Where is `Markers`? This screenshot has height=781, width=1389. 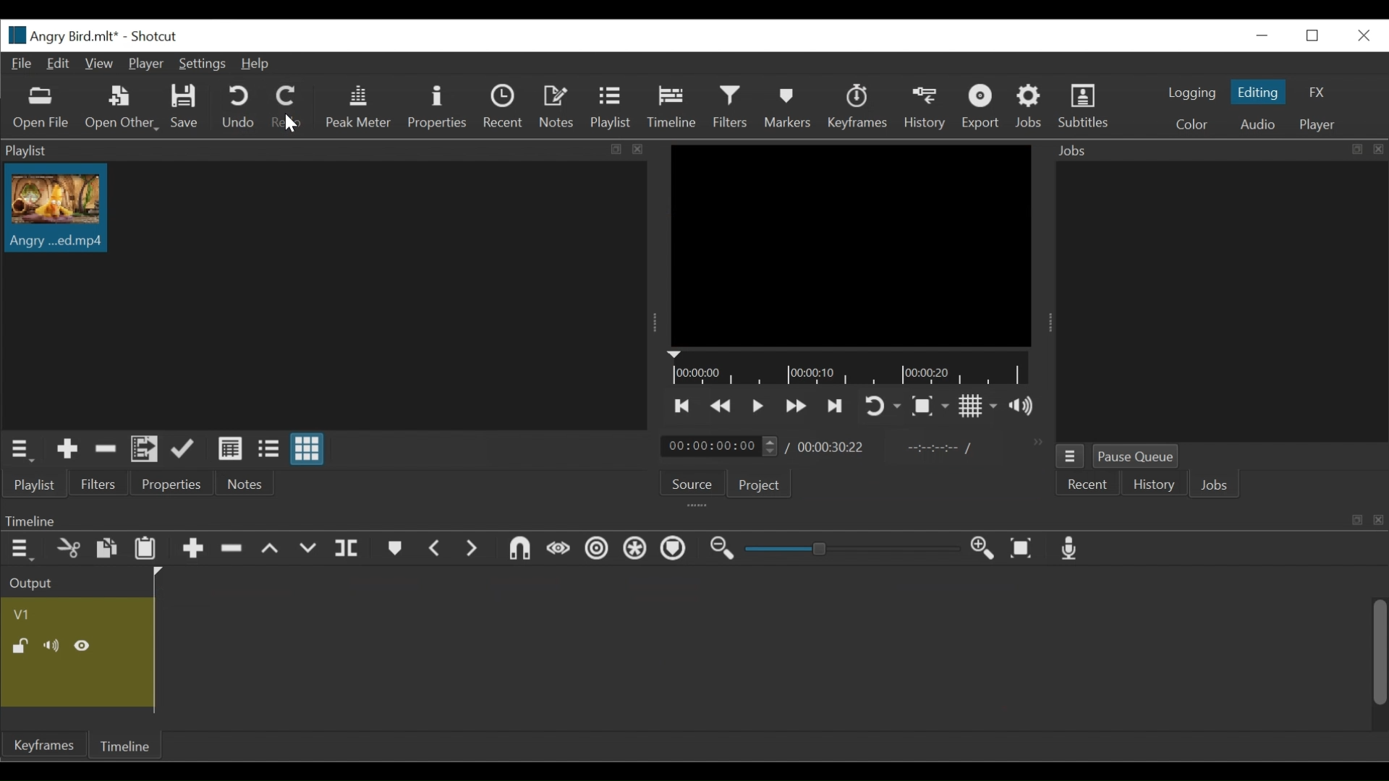 Markers is located at coordinates (785, 106).